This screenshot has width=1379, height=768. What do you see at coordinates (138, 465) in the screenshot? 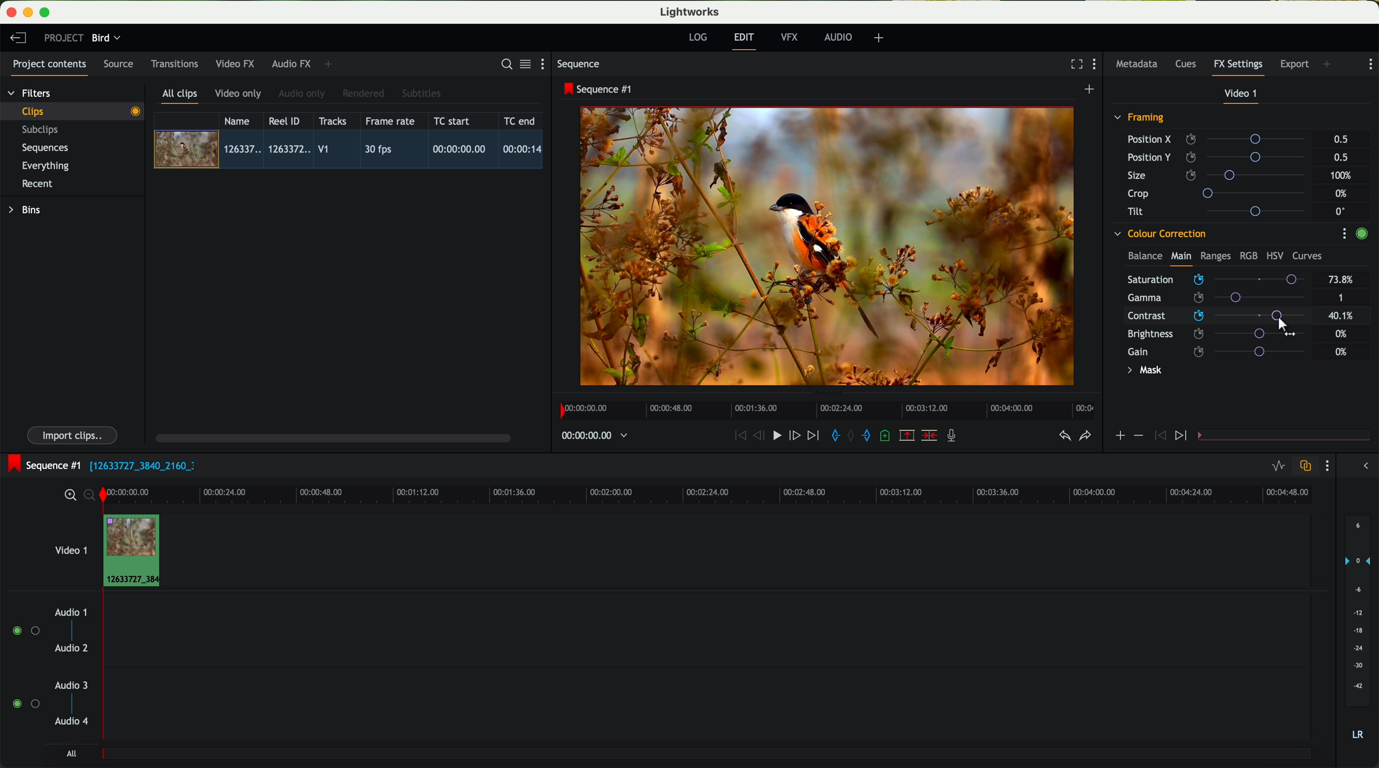
I see `black` at bounding box center [138, 465].